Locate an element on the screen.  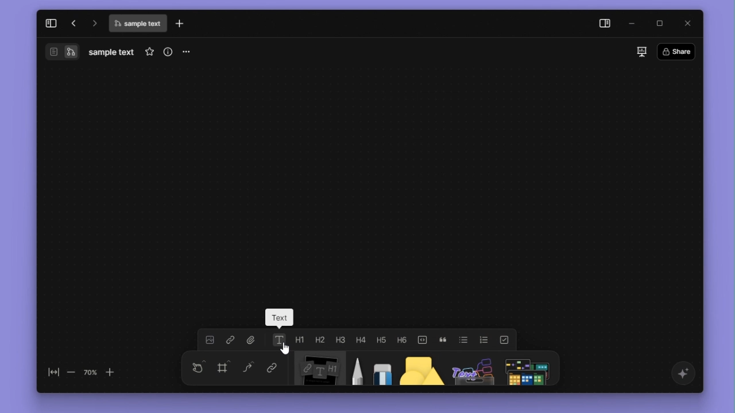
bulleted list is located at coordinates (464, 339).